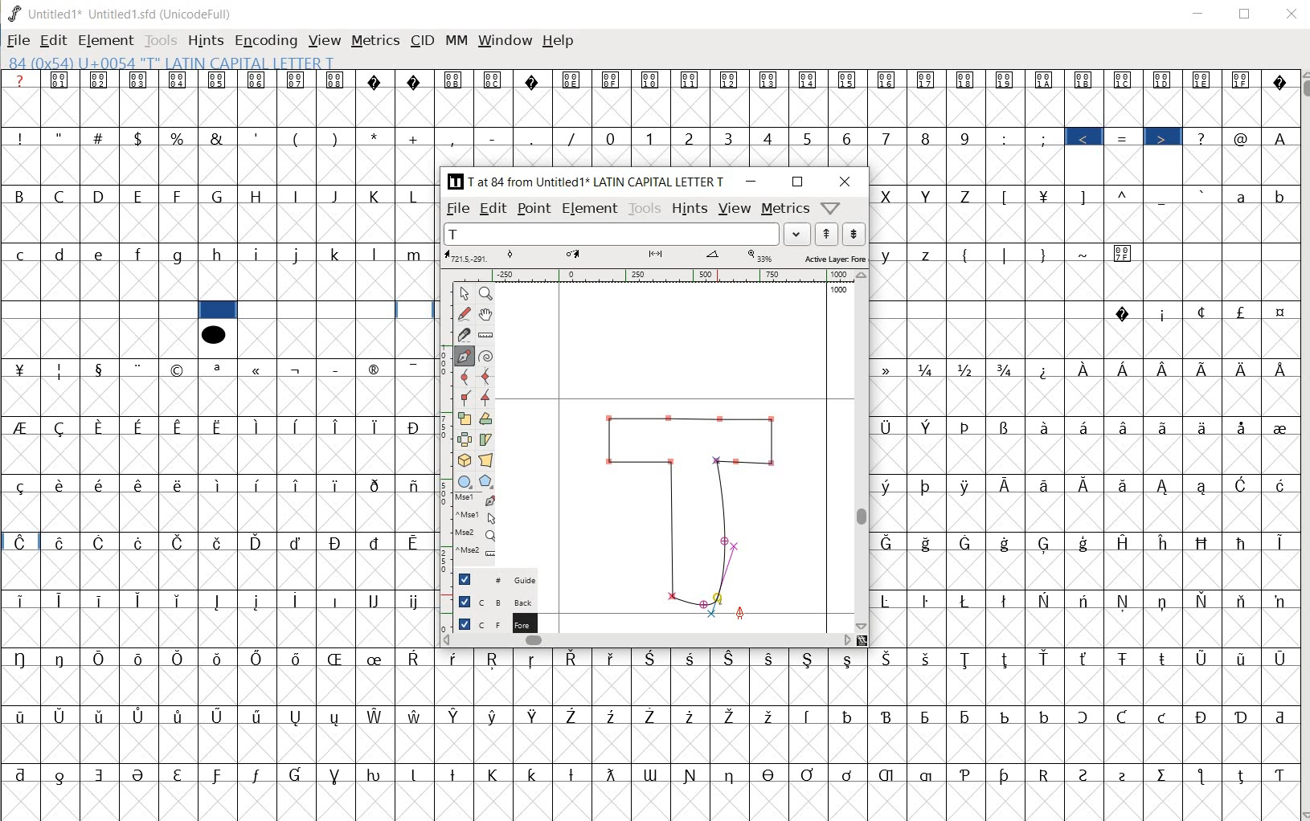 The width and height of the screenshot is (1310, 821). What do you see at coordinates (1006, 255) in the screenshot?
I see `|` at bounding box center [1006, 255].